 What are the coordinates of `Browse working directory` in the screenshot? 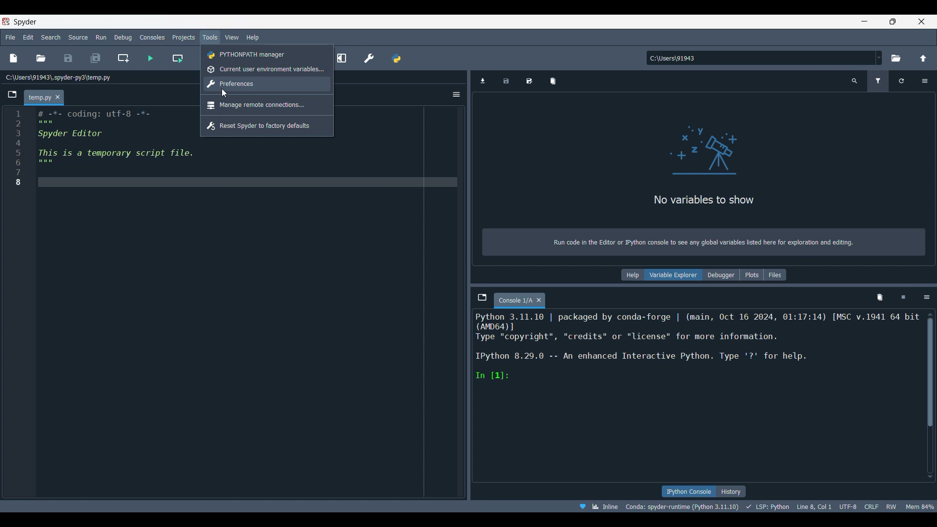 It's located at (896, 58).